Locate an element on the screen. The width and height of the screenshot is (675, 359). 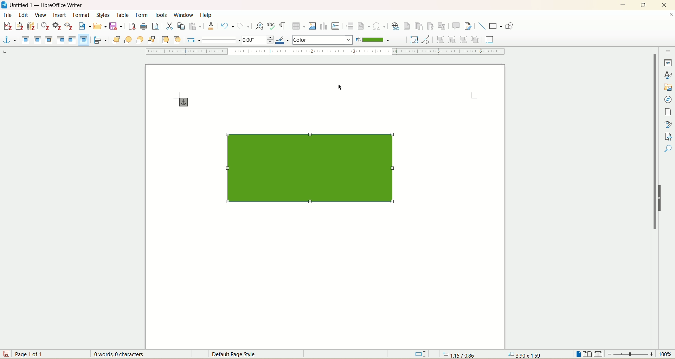
insert chart is located at coordinates (324, 27).